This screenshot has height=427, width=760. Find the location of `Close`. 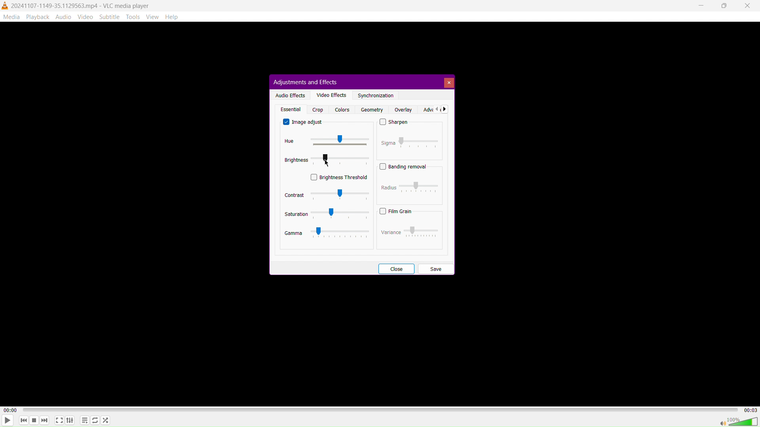

Close is located at coordinates (396, 268).